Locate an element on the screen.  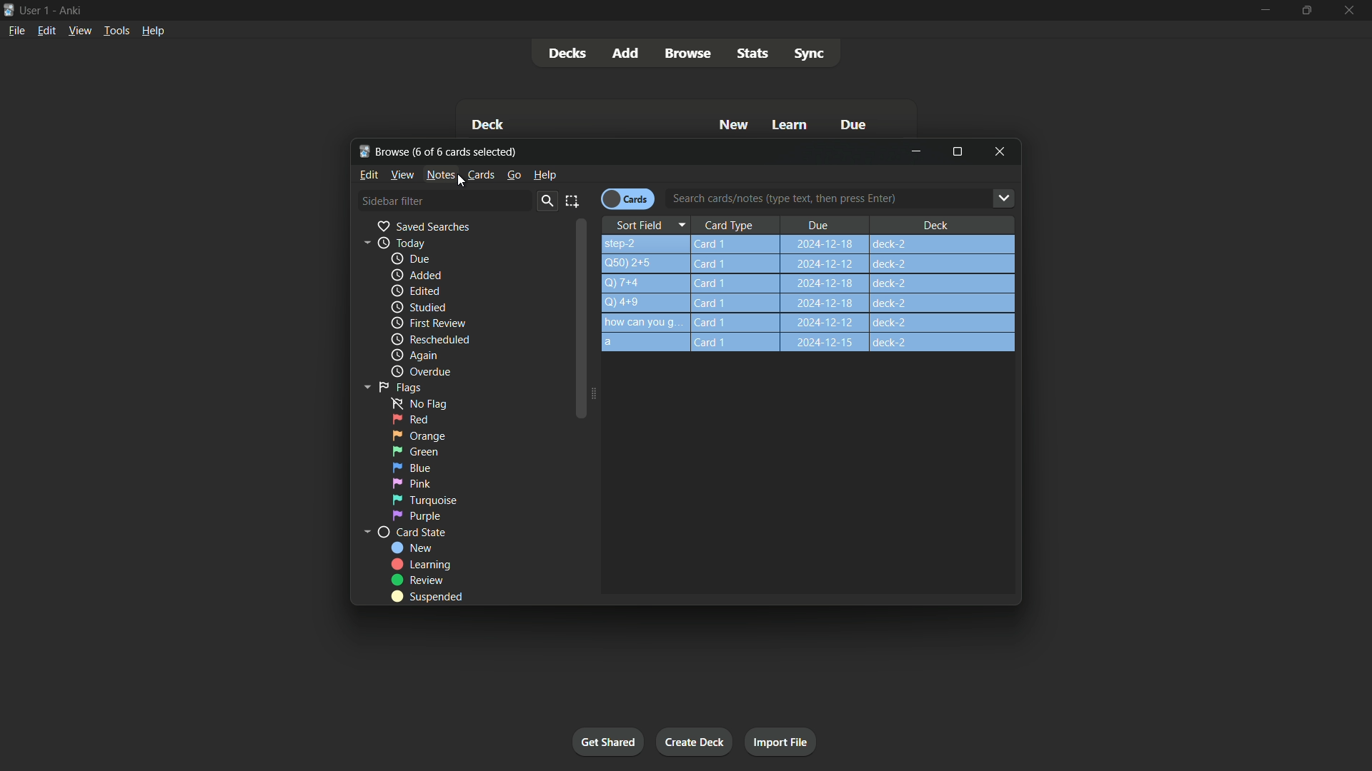
new is located at coordinates (412, 548).